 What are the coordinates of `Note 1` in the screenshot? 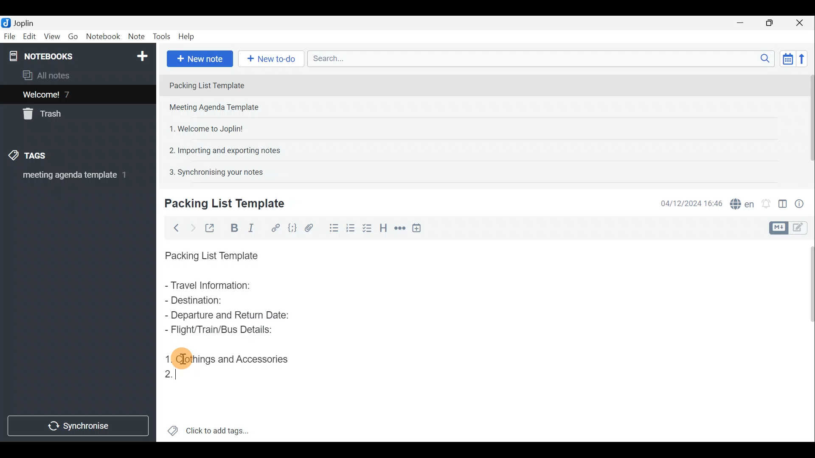 It's located at (237, 84).